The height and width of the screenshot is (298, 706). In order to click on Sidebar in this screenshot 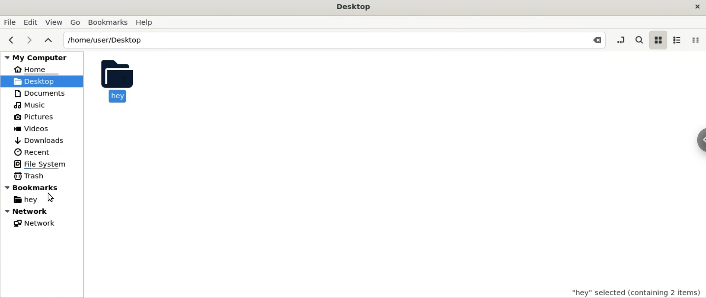, I will do `click(697, 147)`.